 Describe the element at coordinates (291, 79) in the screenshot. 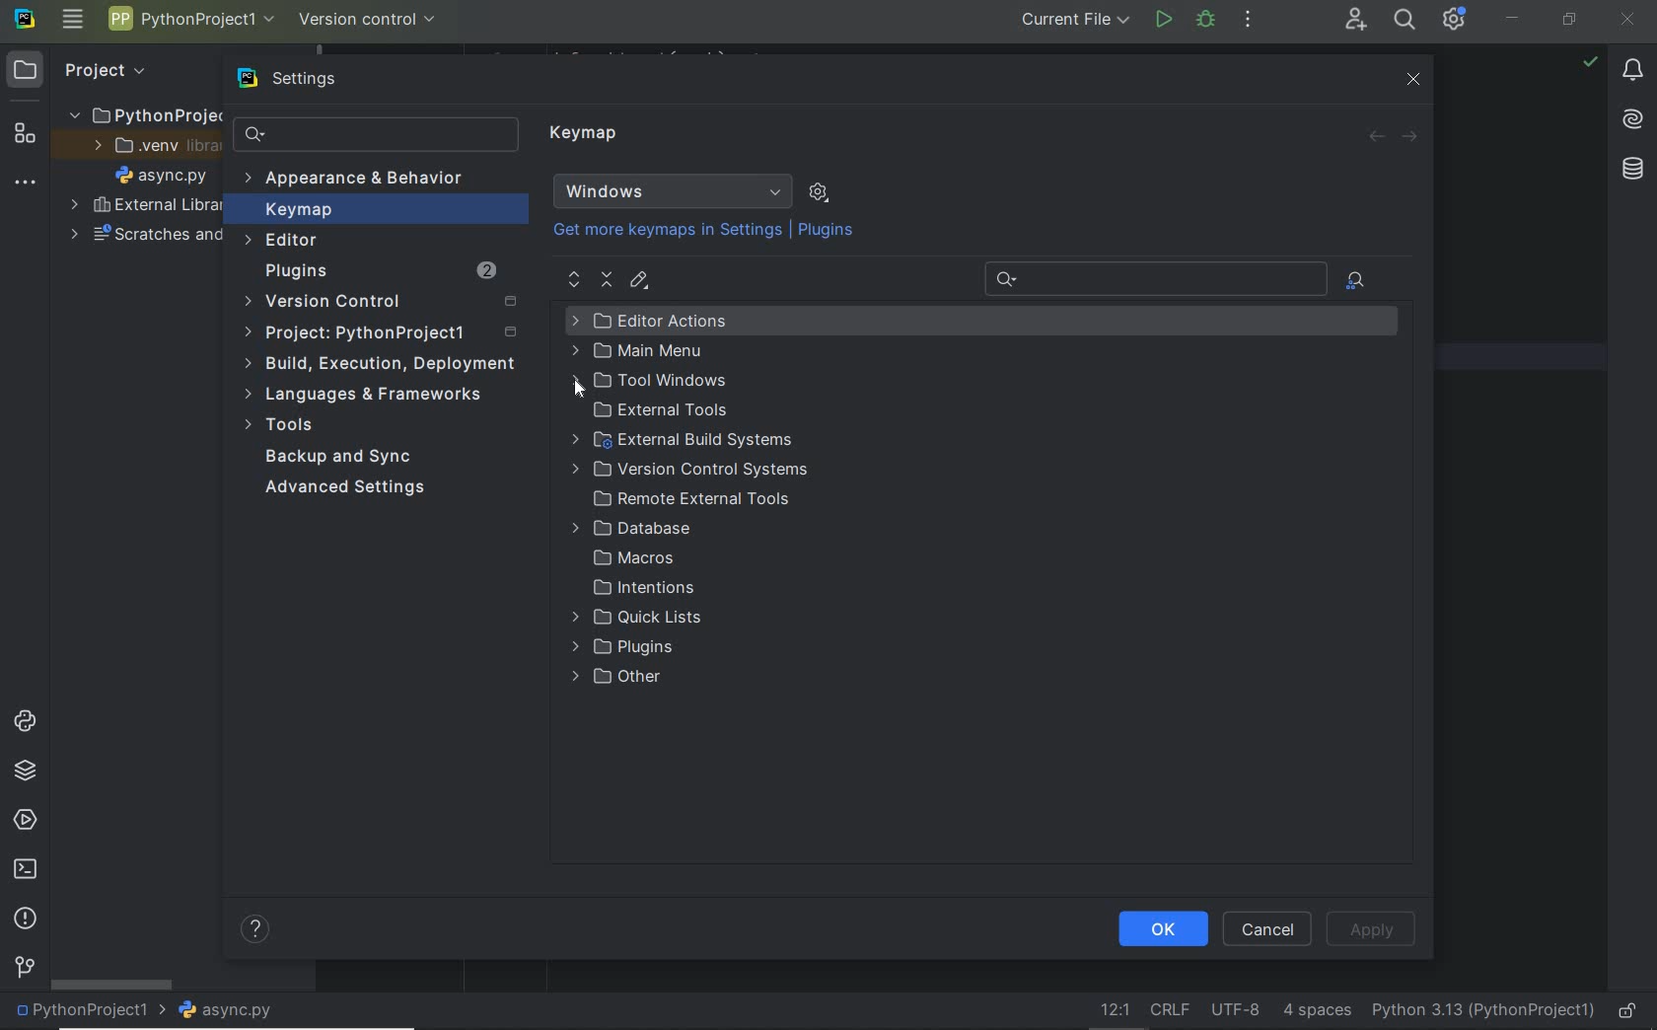

I see `settings` at that location.